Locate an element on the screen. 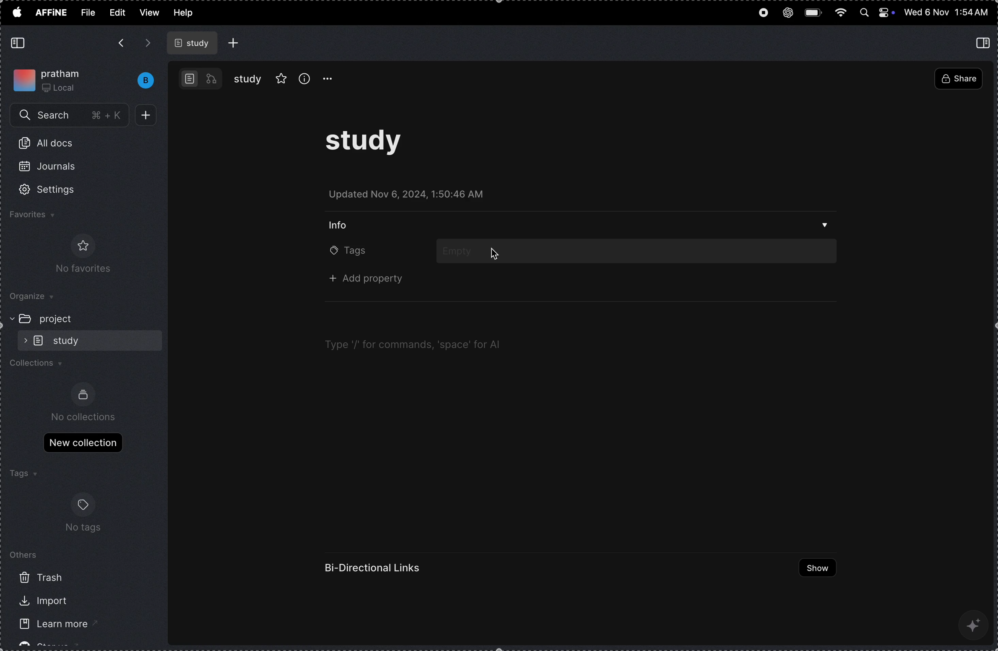  new collections is located at coordinates (83, 442).